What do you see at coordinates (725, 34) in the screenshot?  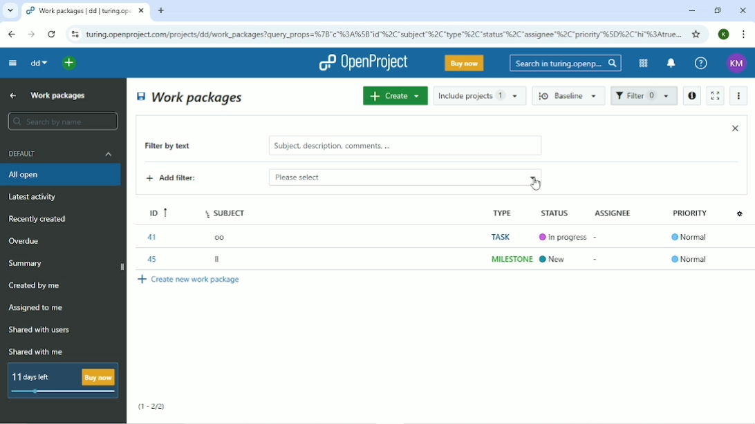 I see `Account` at bounding box center [725, 34].